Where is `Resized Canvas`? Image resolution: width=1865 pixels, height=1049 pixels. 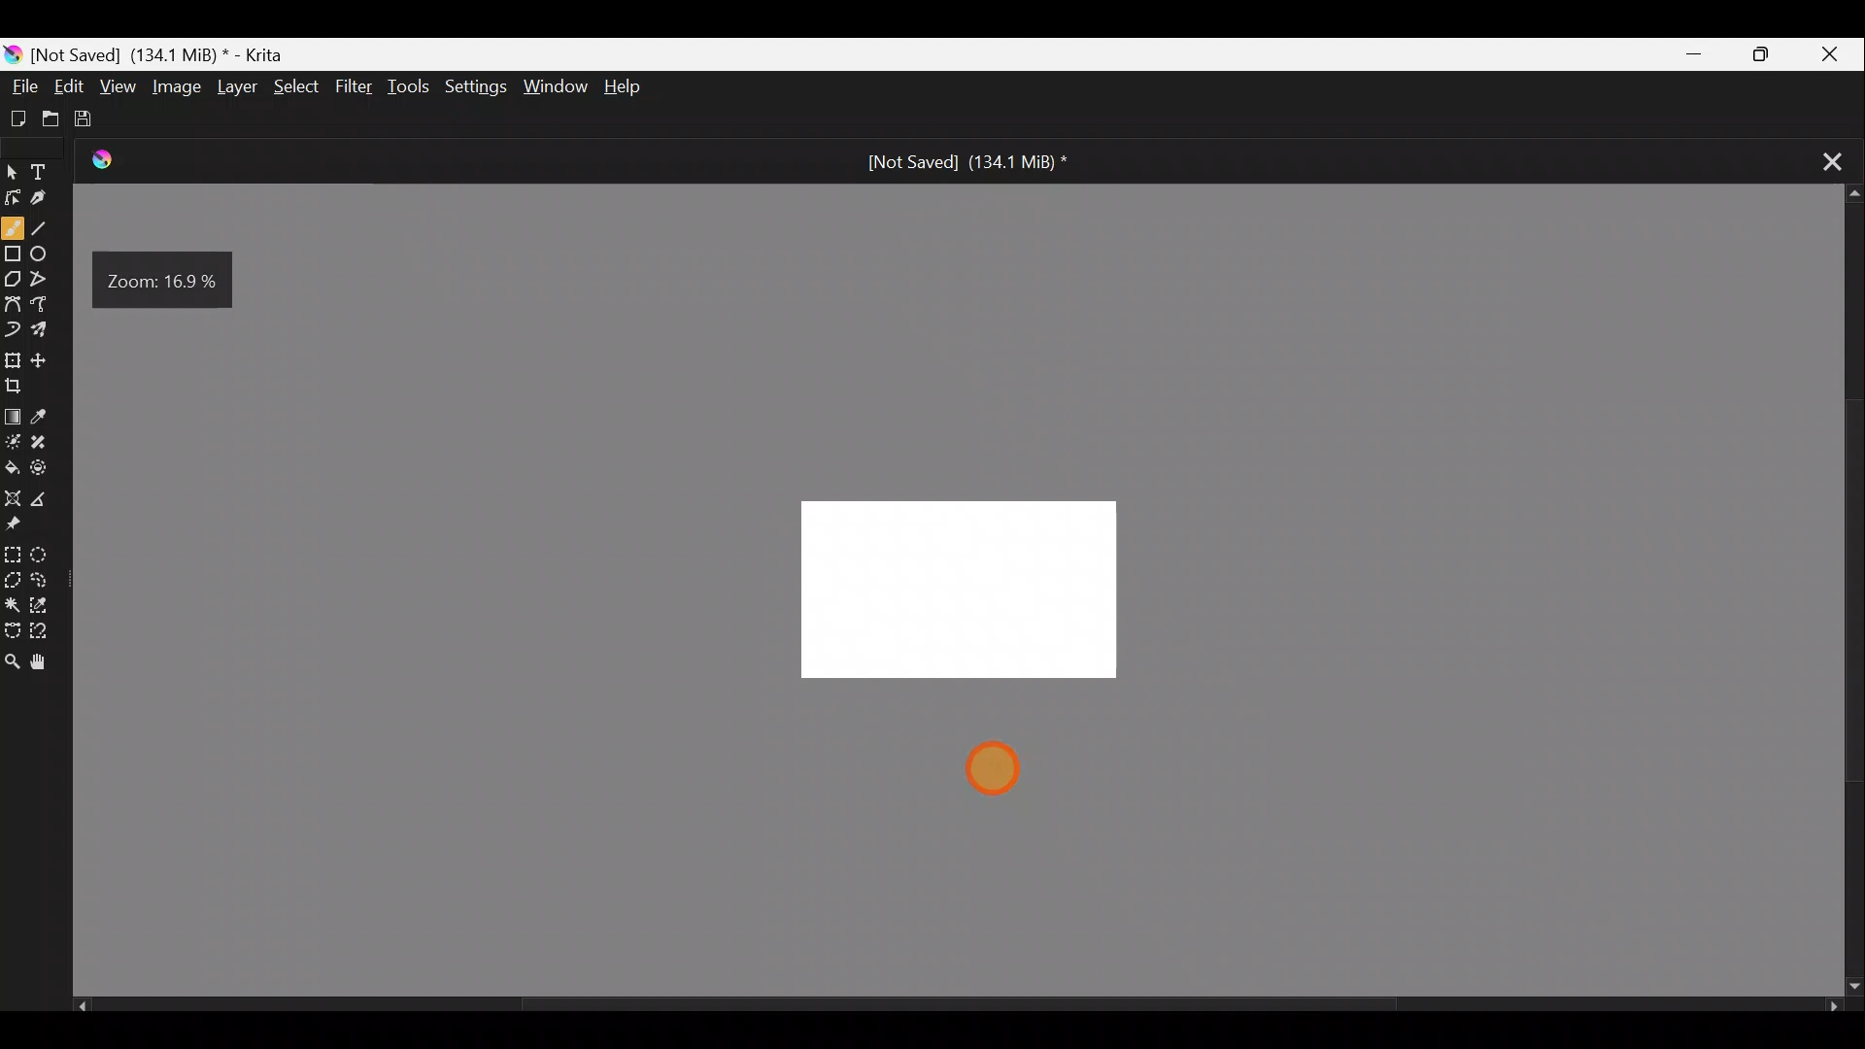 Resized Canvas is located at coordinates (975, 591).